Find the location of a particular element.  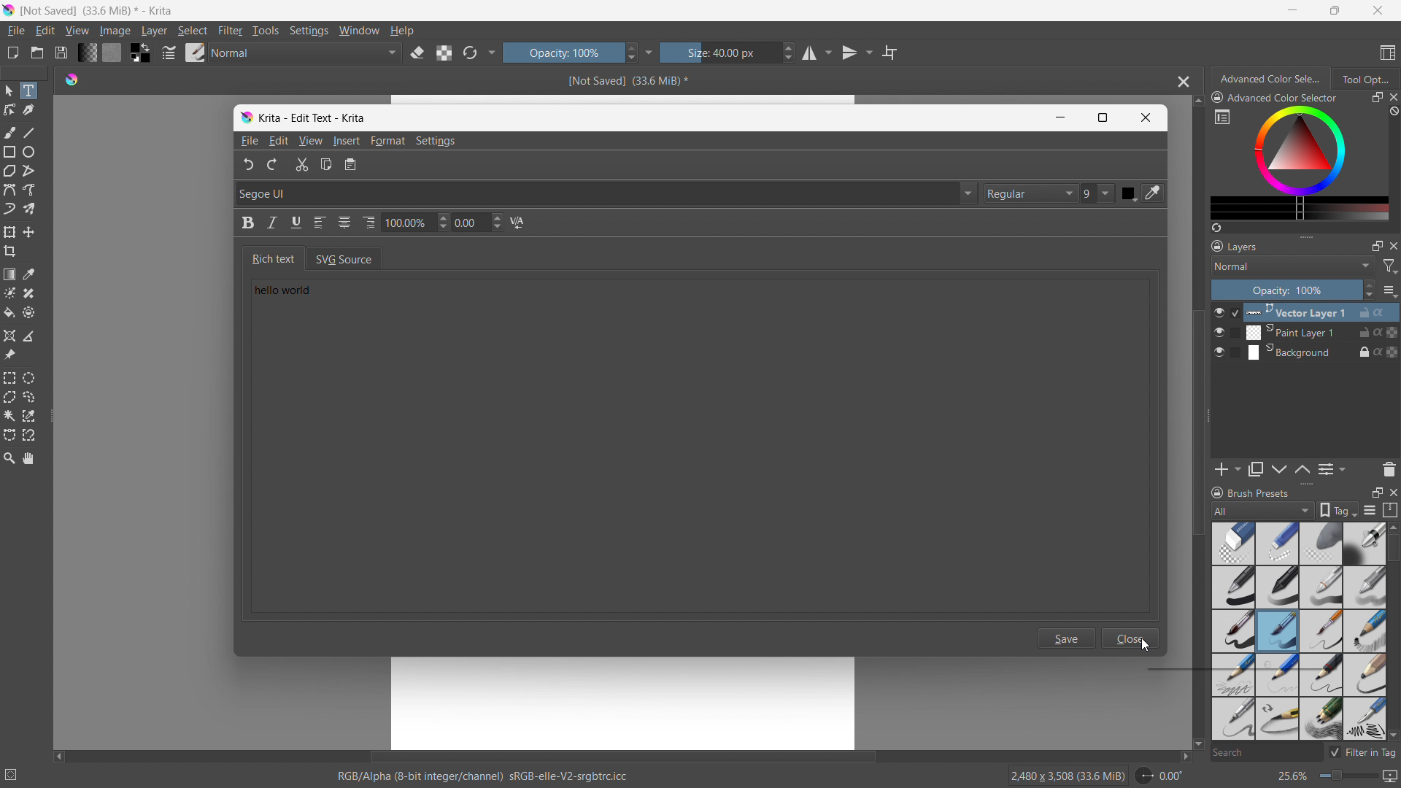

vertical scrollbar is located at coordinates (1194, 422).